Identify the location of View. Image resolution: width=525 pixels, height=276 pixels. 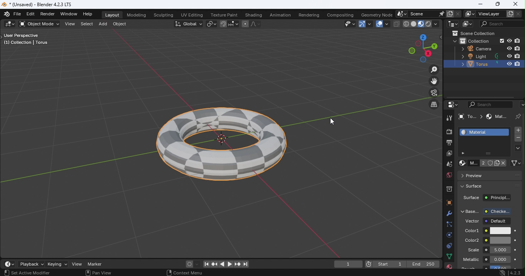
(77, 264).